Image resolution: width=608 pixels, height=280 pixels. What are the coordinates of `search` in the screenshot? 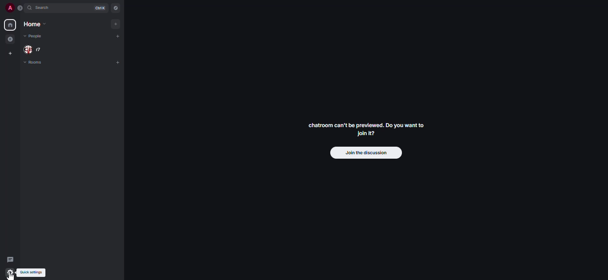 It's located at (49, 8).